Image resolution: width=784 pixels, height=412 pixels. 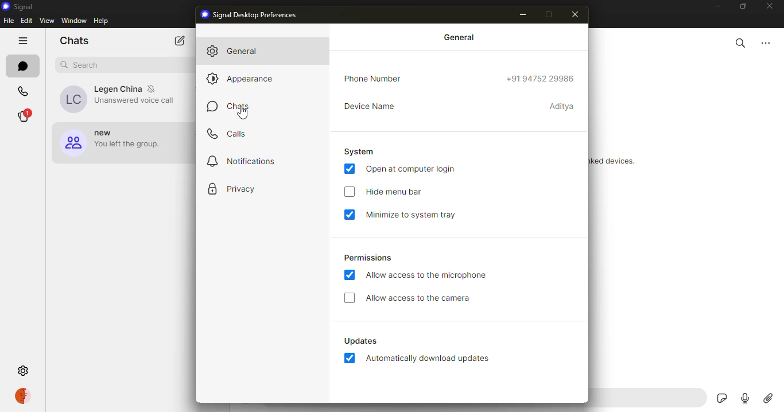 What do you see at coordinates (349, 359) in the screenshot?
I see `enabled` at bounding box center [349, 359].